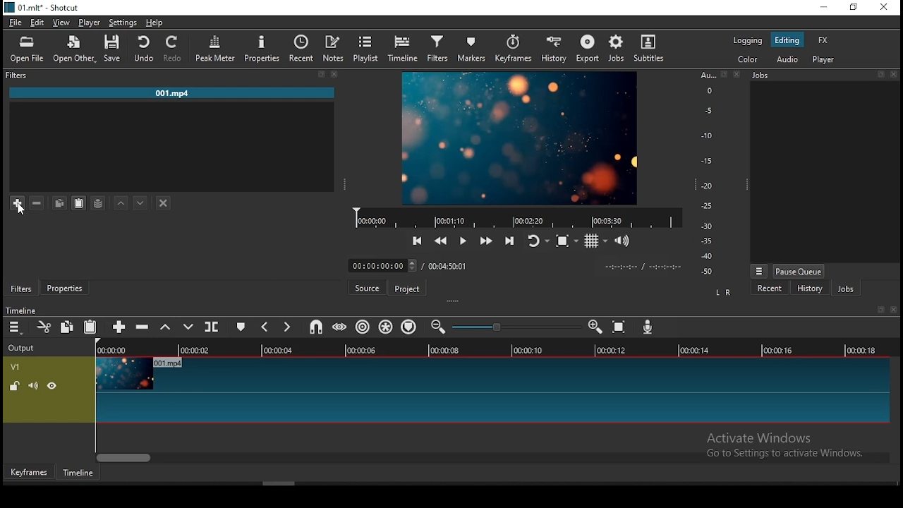 Image resolution: width=903 pixels, height=508 pixels. What do you see at coordinates (790, 59) in the screenshot?
I see `audio` at bounding box center [790, 59].